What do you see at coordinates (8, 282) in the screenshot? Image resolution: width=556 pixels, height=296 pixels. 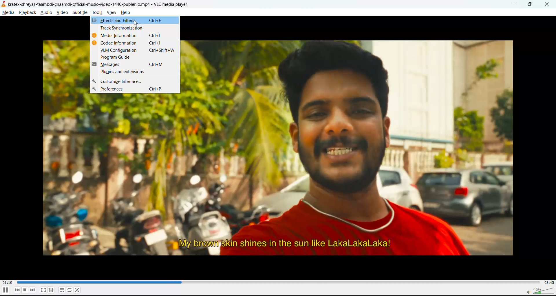 I see `current track time` at bounding box center [8, 282].